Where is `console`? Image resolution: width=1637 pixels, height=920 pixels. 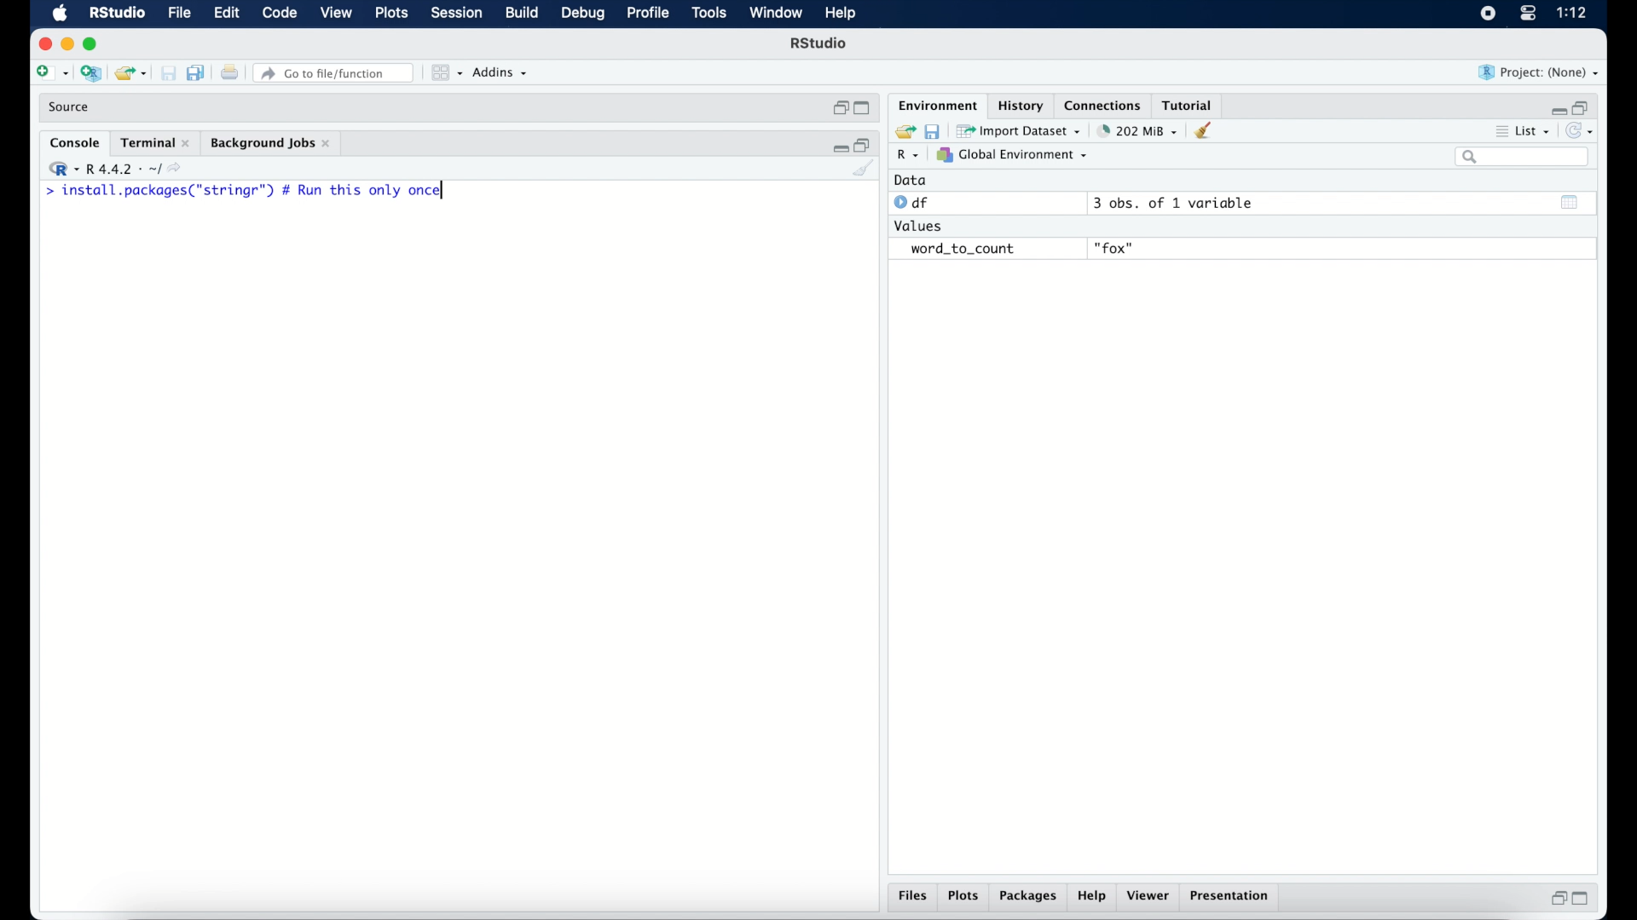 console is located at coordinates (75, 143).